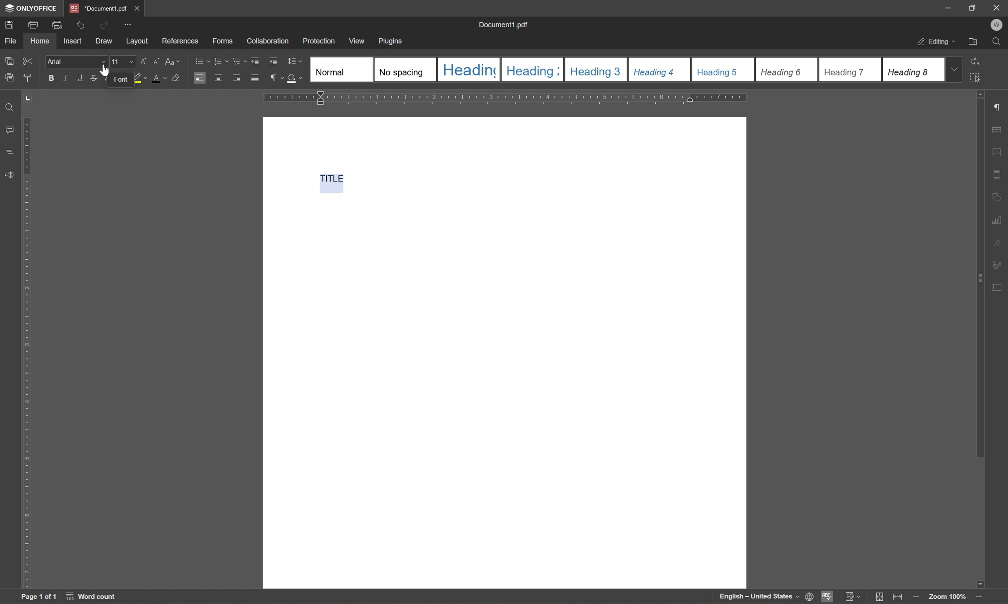 Image resolution: width=1008 pixels, height=604 pixels. Describe the element at coordinates (999, 197) in the screenshot. I see `shape settings` at that location.